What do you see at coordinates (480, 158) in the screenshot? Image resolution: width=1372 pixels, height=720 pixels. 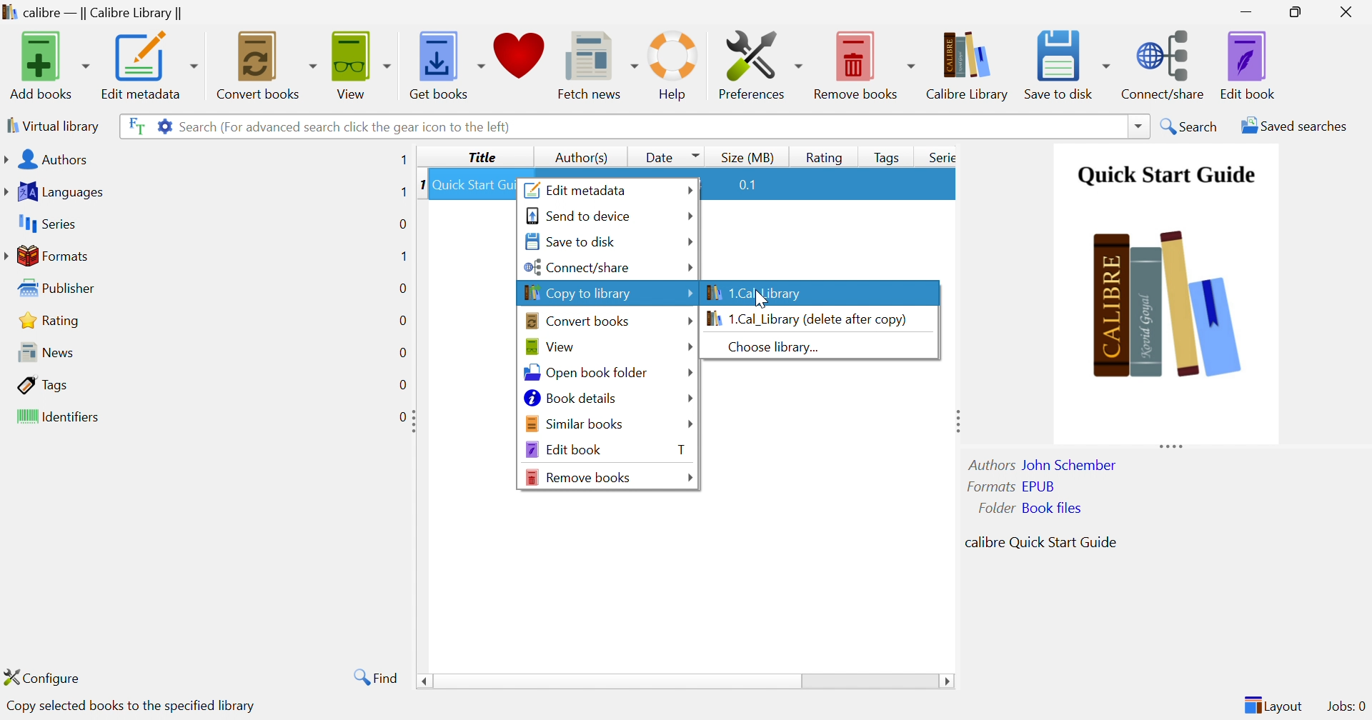 I see `Title` at bounding box center [480, 158].